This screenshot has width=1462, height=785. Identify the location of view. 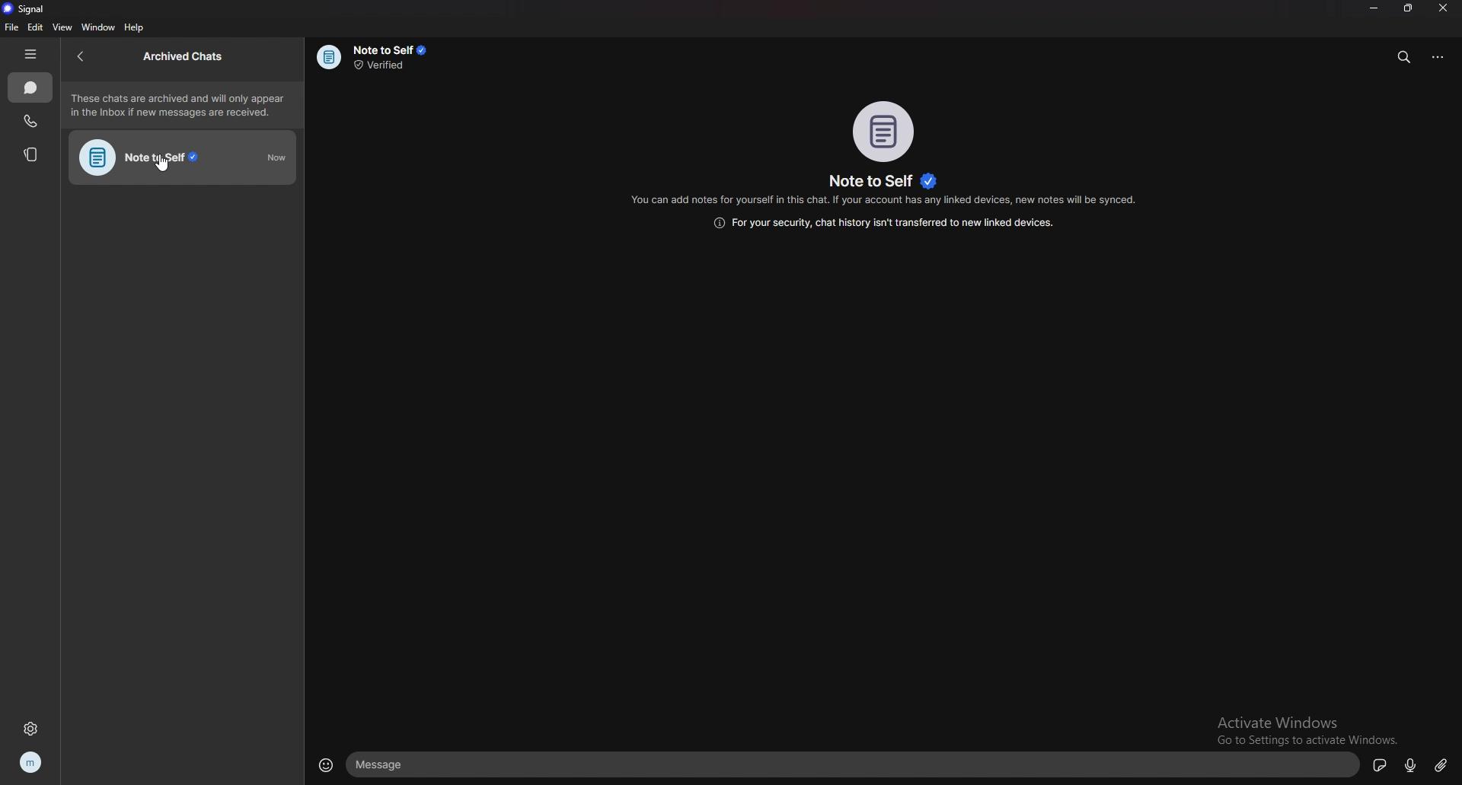
(63, 28).